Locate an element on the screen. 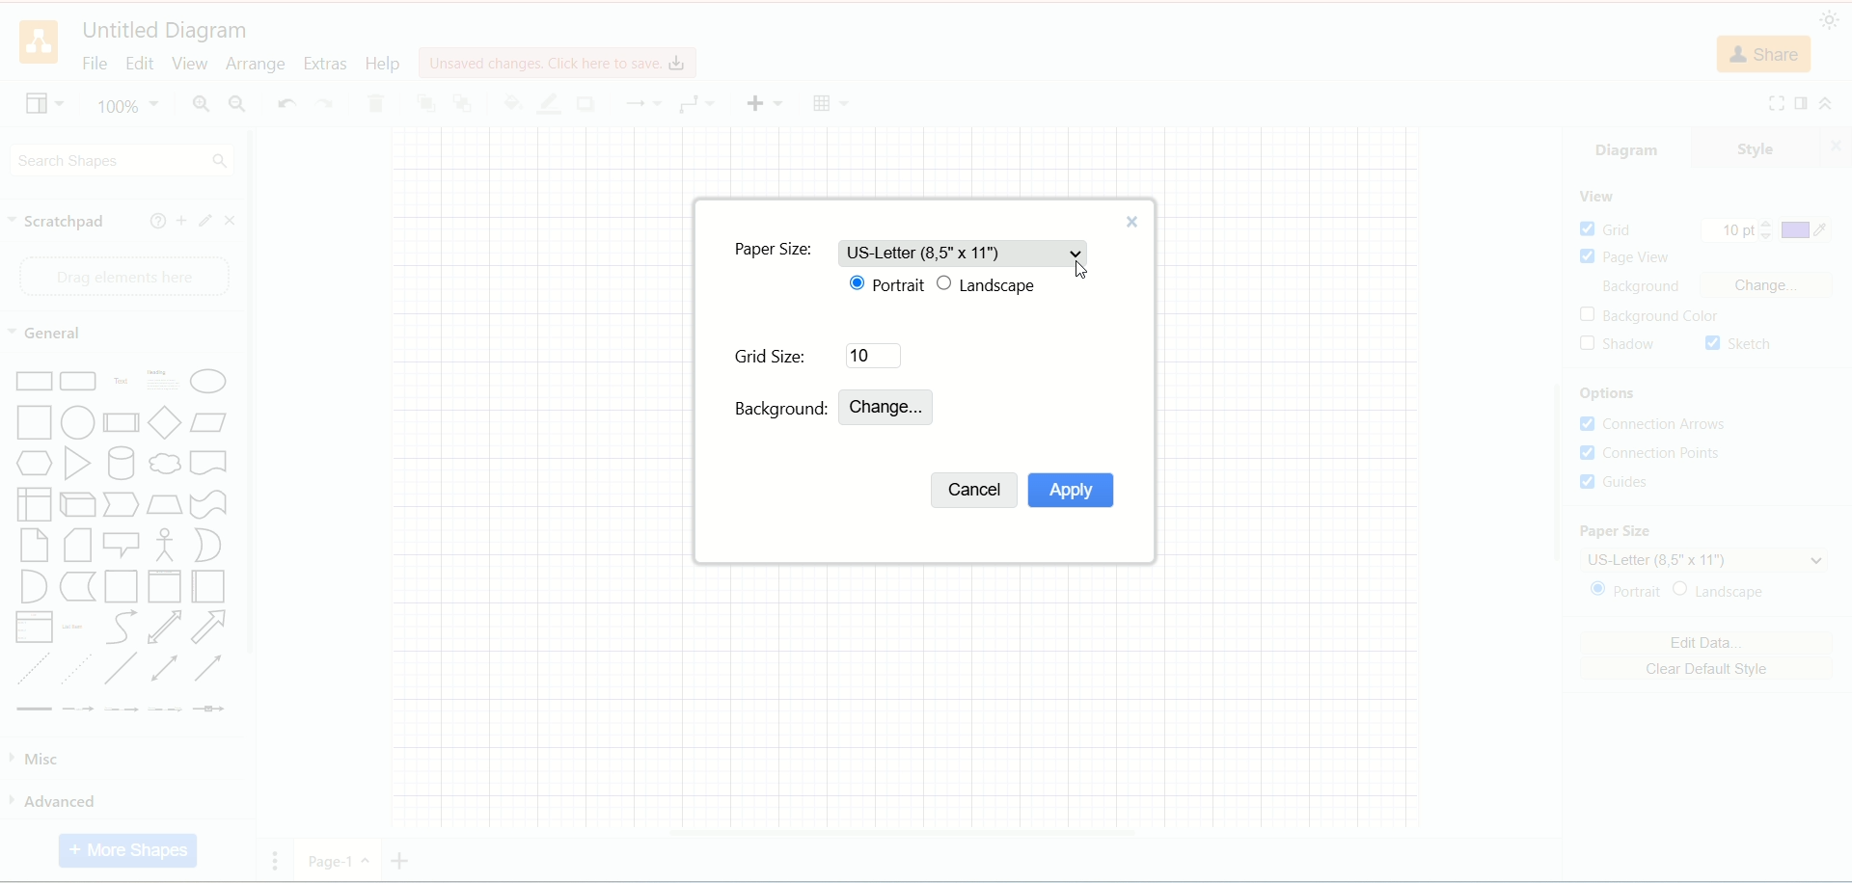  Curves is located at coordinates (121, 629).